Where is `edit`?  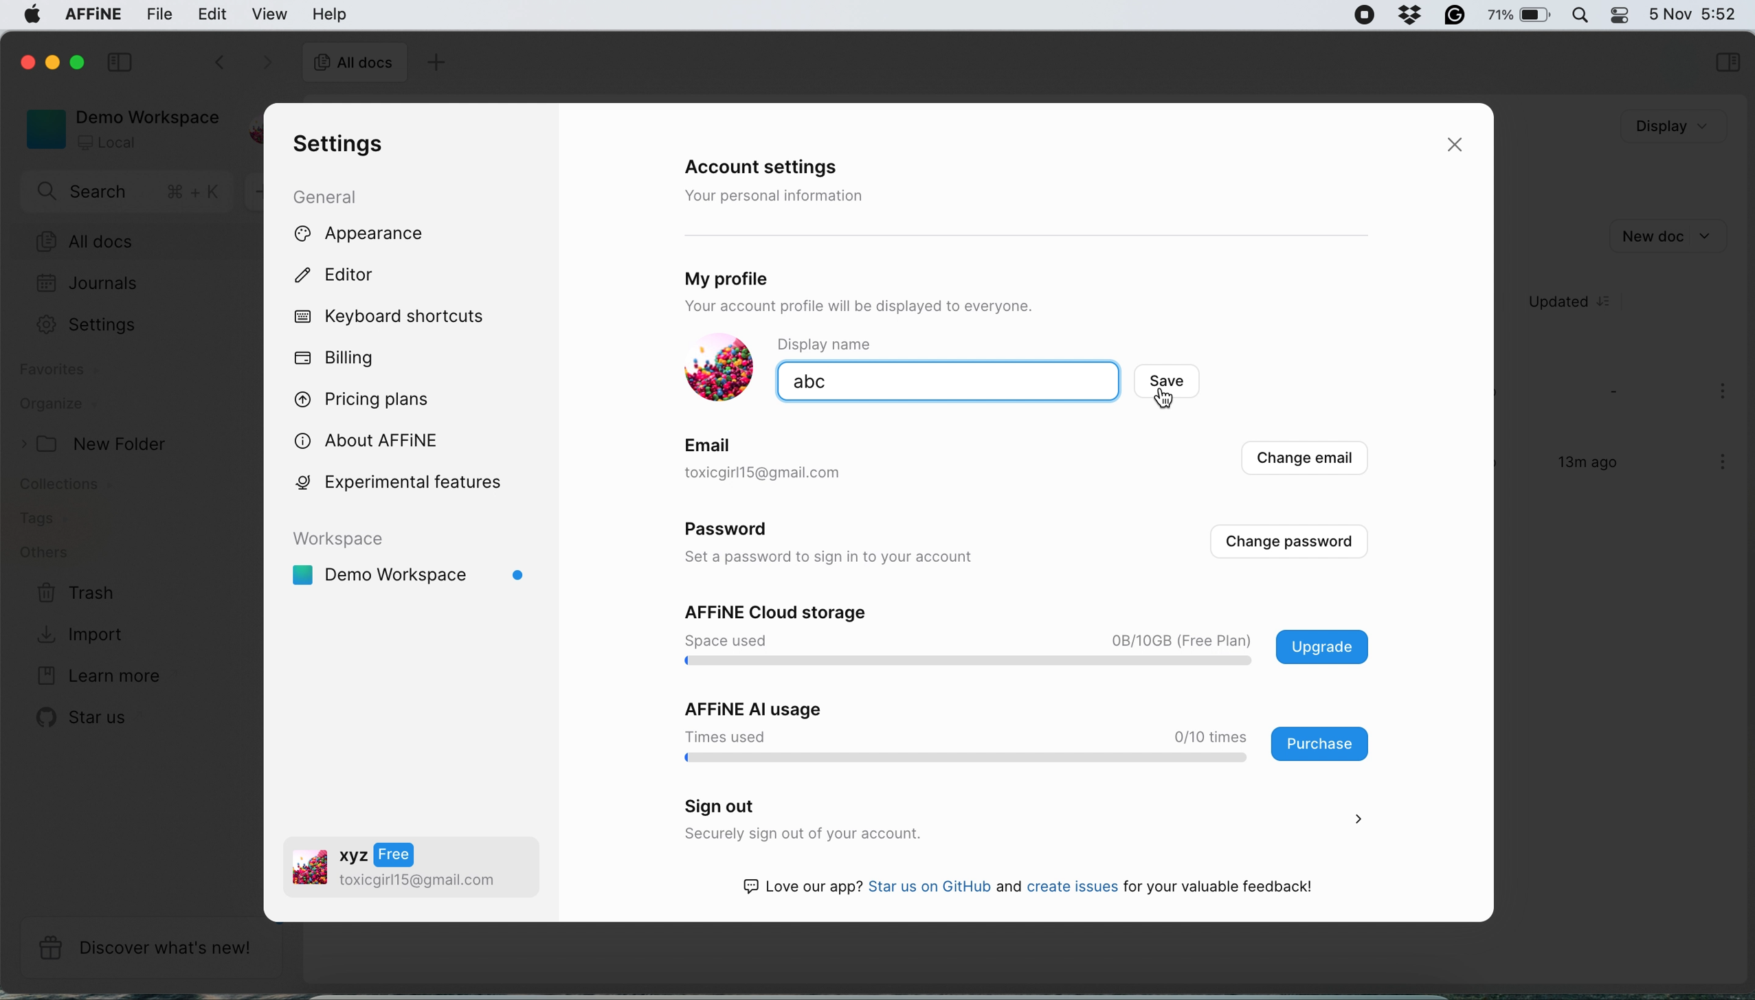
edit is located at coordinates (213, 13).